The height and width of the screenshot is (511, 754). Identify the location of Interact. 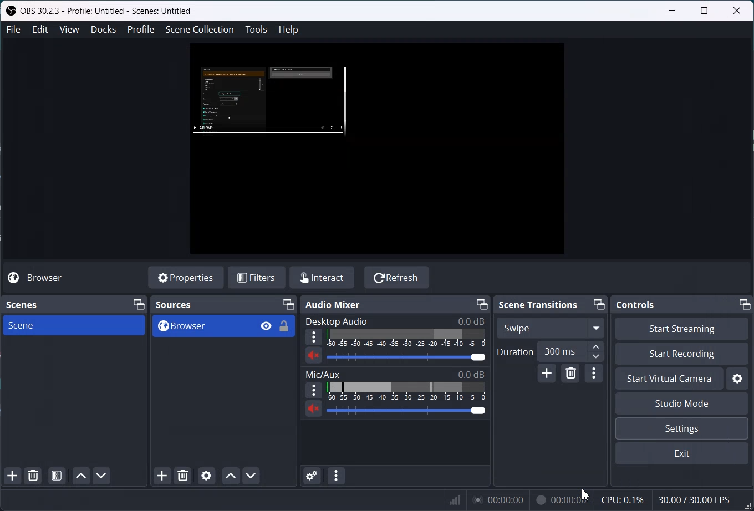
(324, 278).